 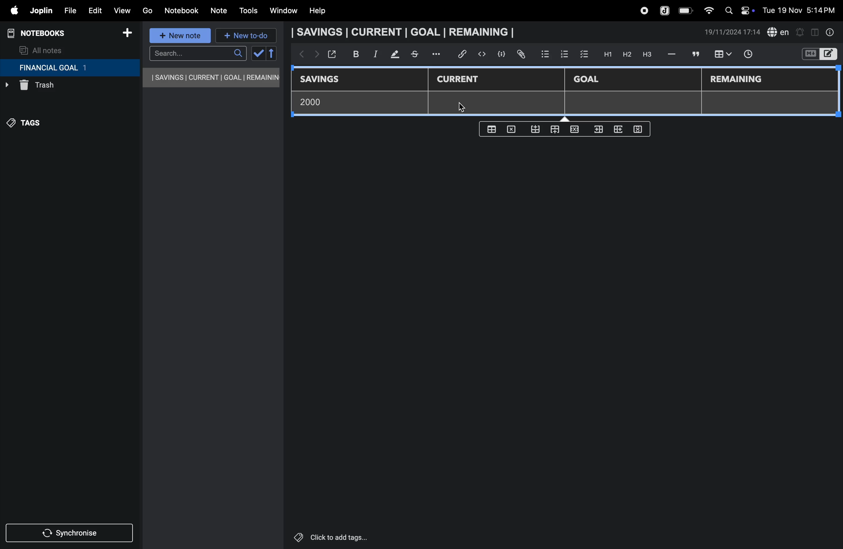 What do you see at coordinates (665, 10) in the screenshot?
I see `joplin` at bounding box center [665, 10].